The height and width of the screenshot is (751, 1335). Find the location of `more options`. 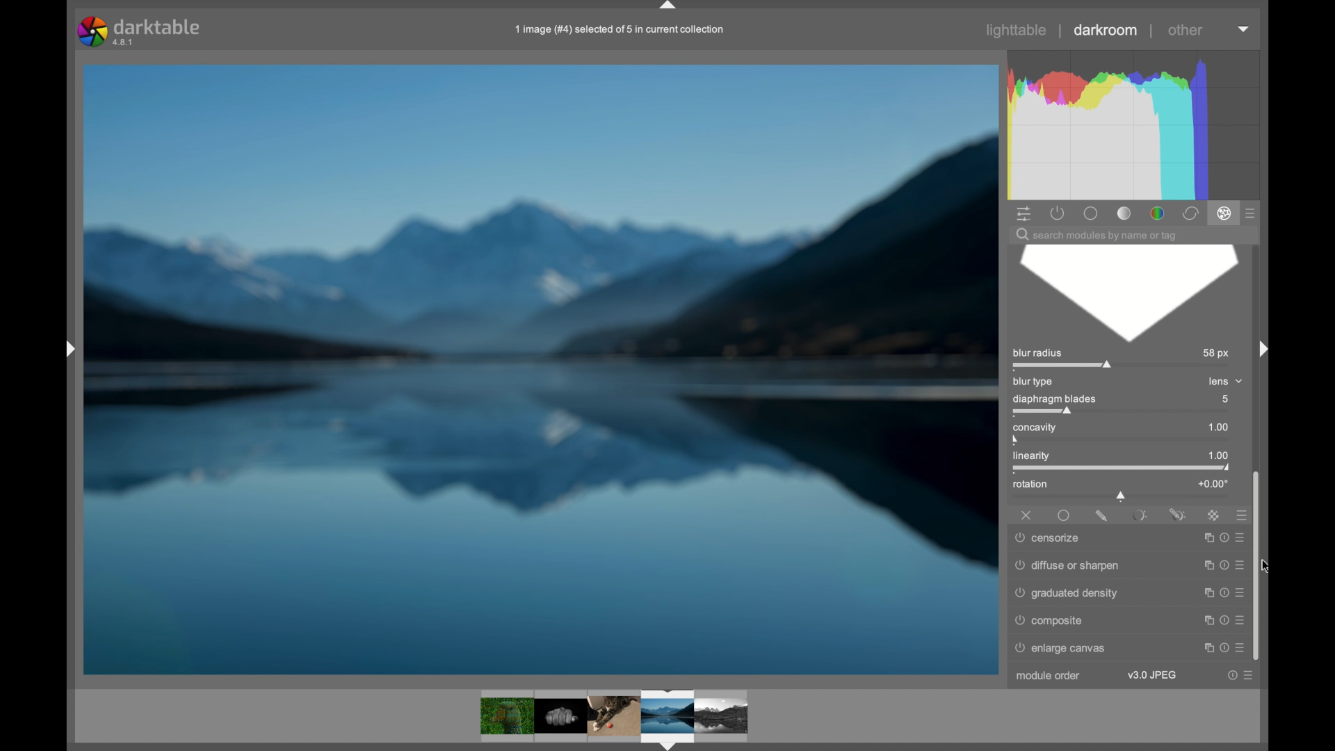

more options is located at coordinates (1250, 675).